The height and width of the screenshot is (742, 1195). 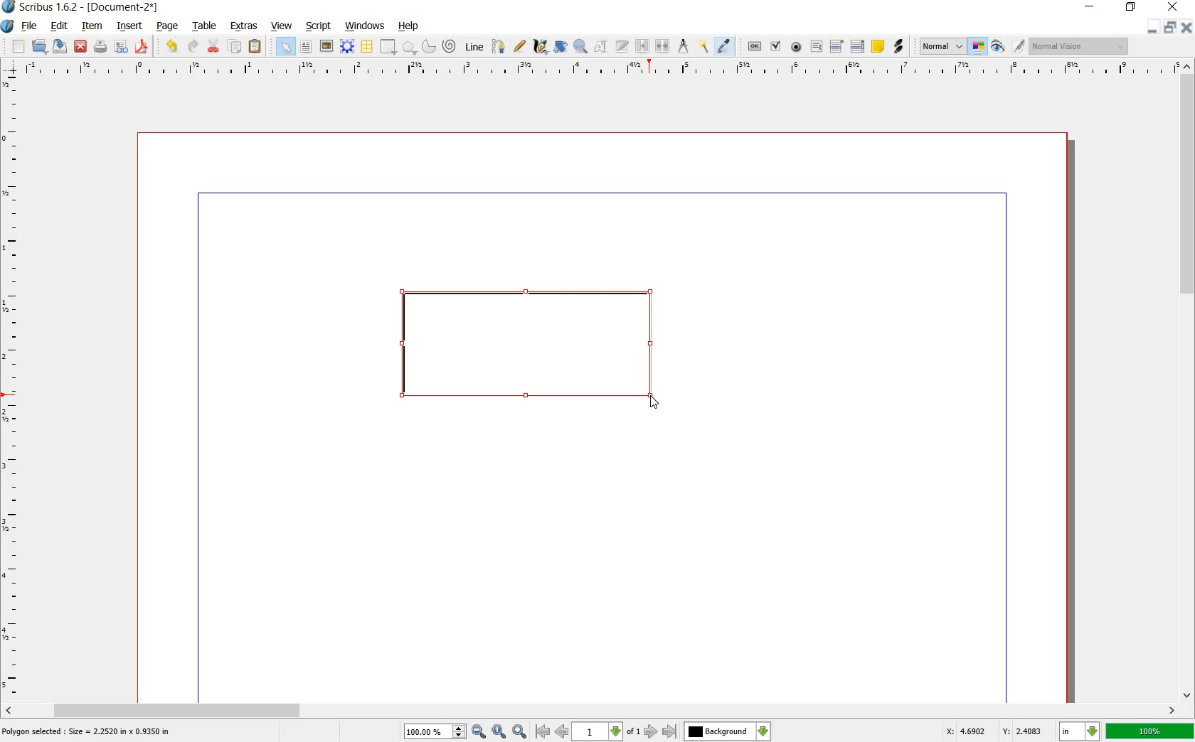 What do you see at coordinates (561, 731) in the screenshot?
I see `go to previous page` at bounding box center [561, 731].